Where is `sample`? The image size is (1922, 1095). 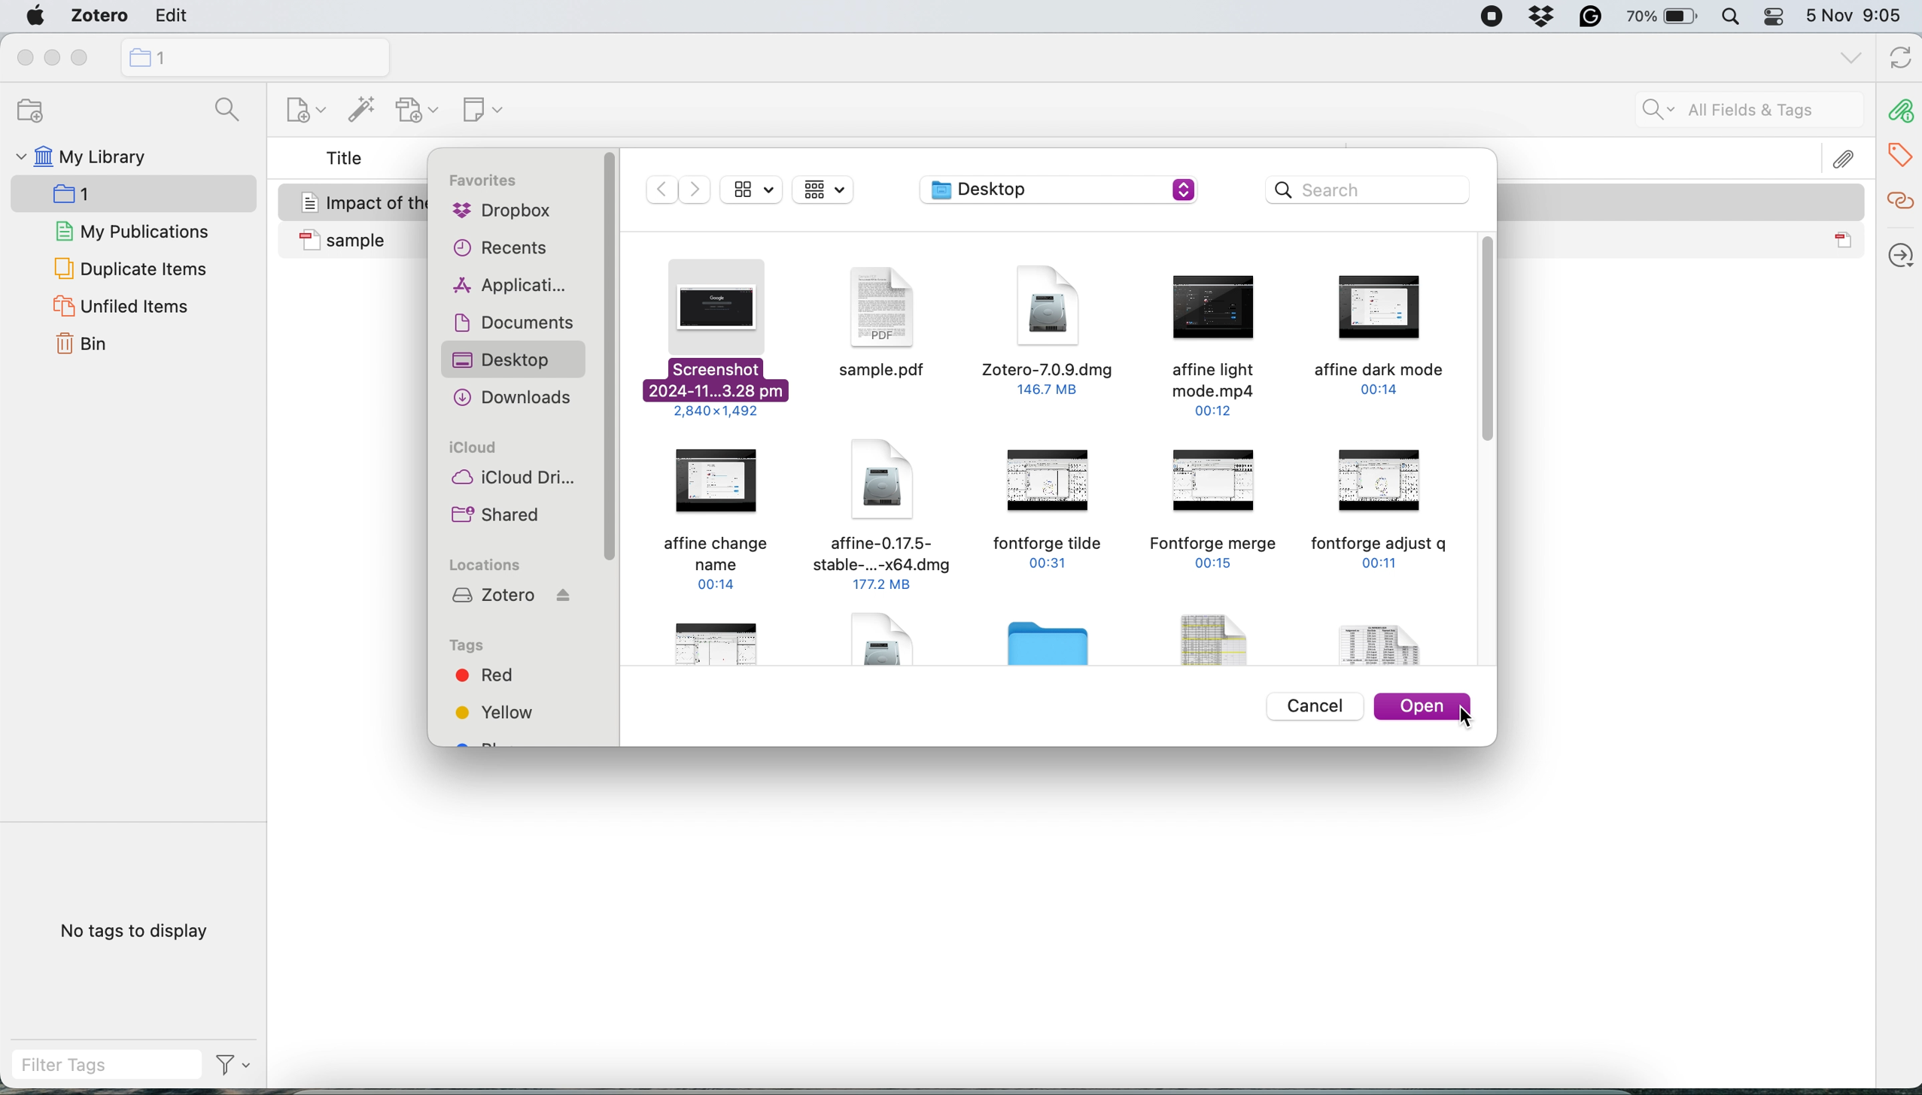 sample is located at coordinates (357, 241).